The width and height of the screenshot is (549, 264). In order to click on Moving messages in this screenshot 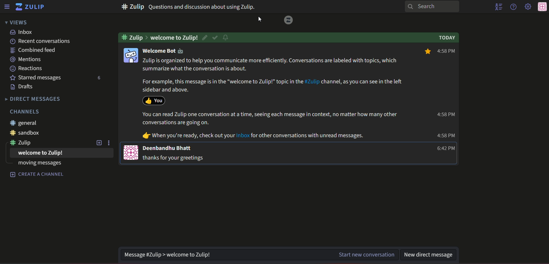, I will do `click(39, 164)`.